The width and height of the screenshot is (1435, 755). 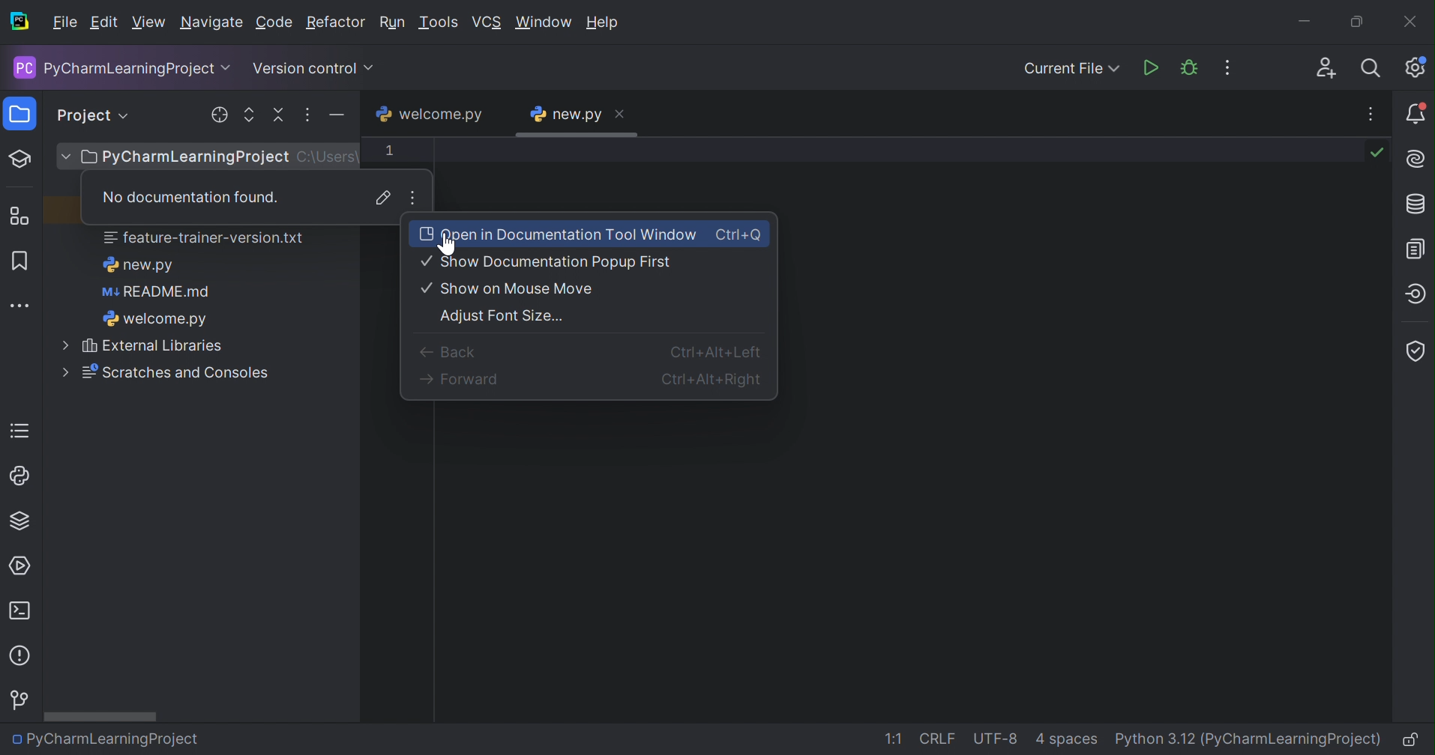 I want to click on Scratches and Consoles, so click(x=160, y=372).